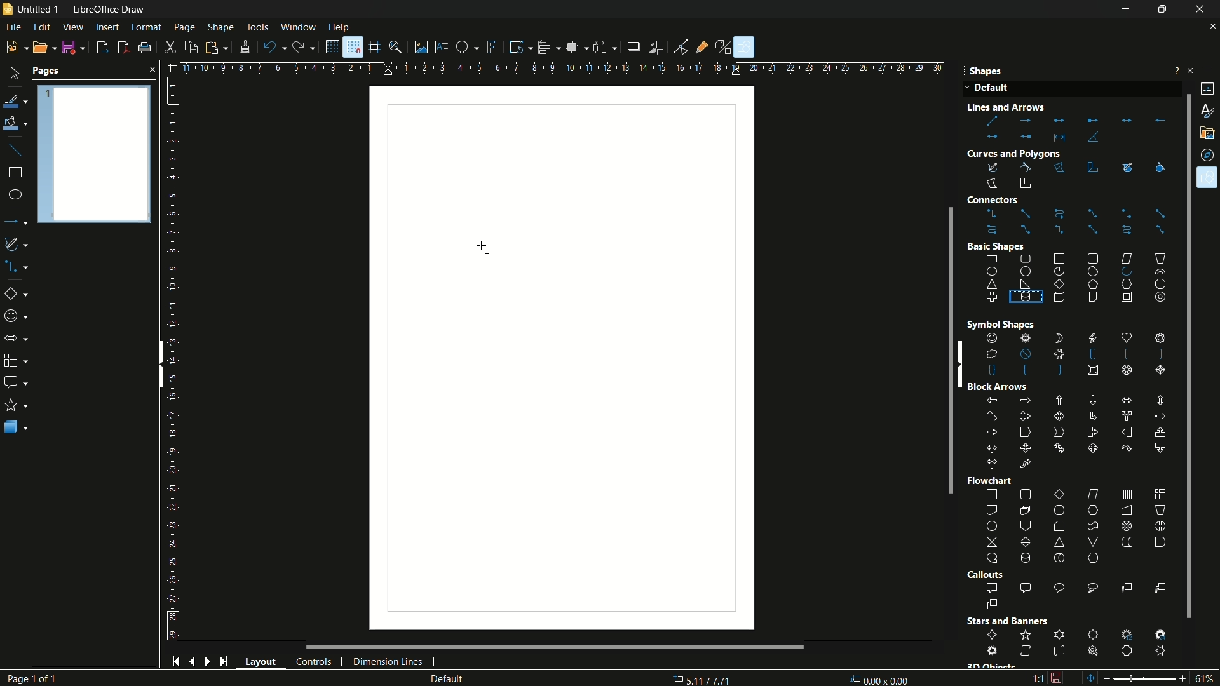 This screenshot has width=1220, height=686. I want to click on formatting, so click(247, 47).